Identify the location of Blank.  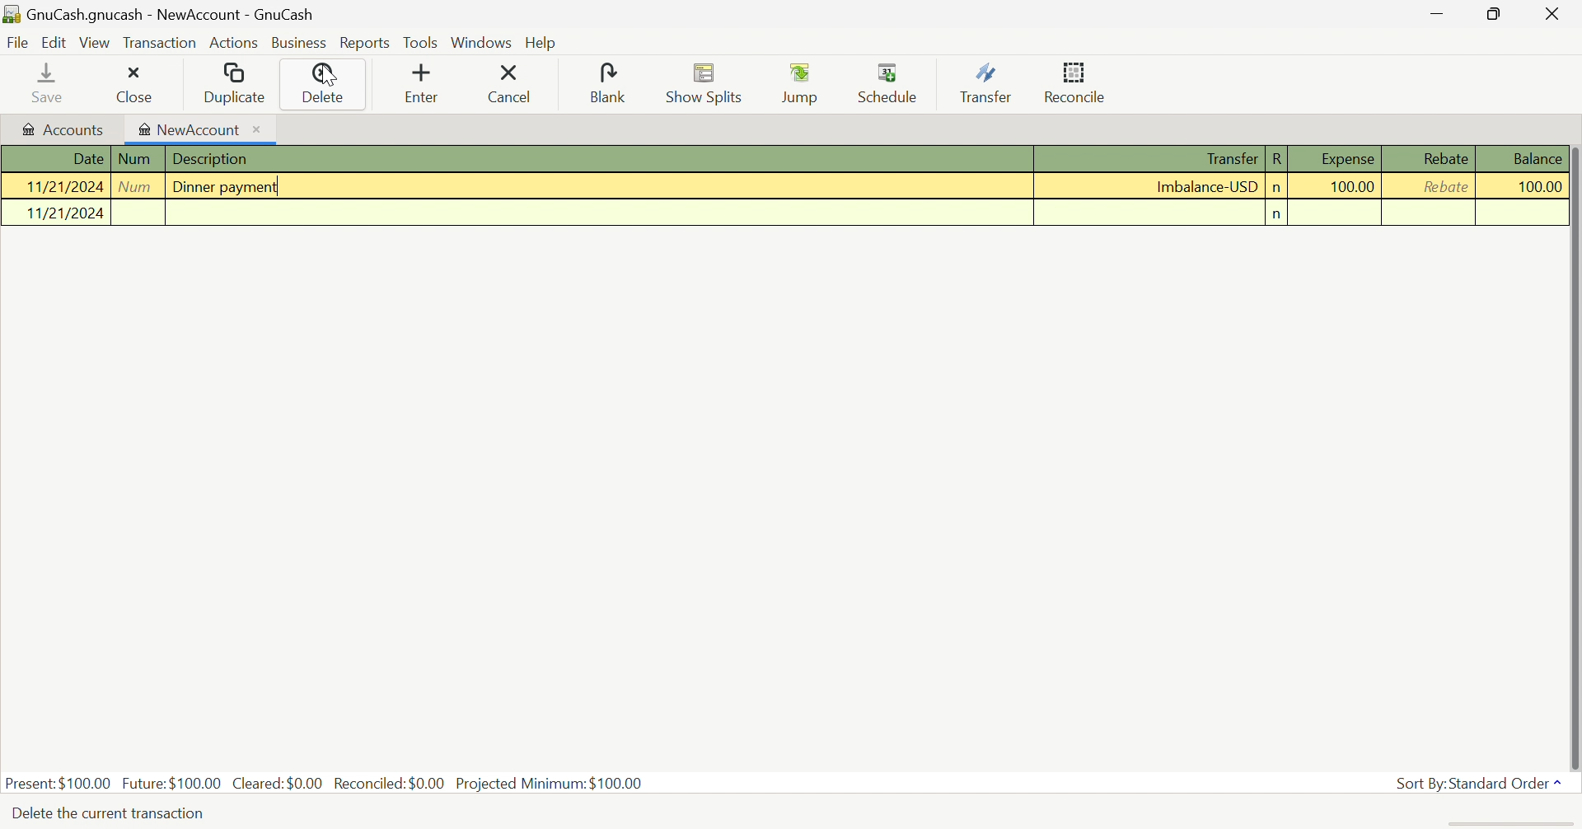
(611, 84).